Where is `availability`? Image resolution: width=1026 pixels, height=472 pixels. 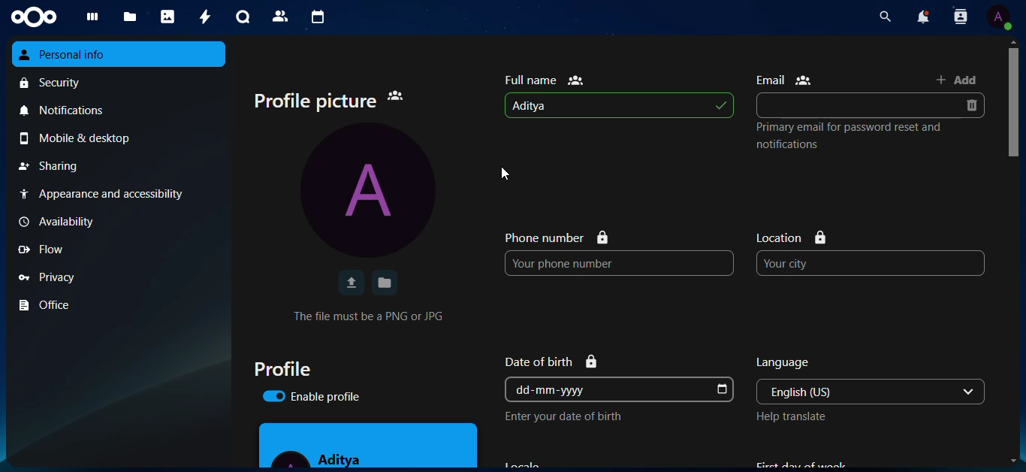
availability is located at coordinates (116, 222).